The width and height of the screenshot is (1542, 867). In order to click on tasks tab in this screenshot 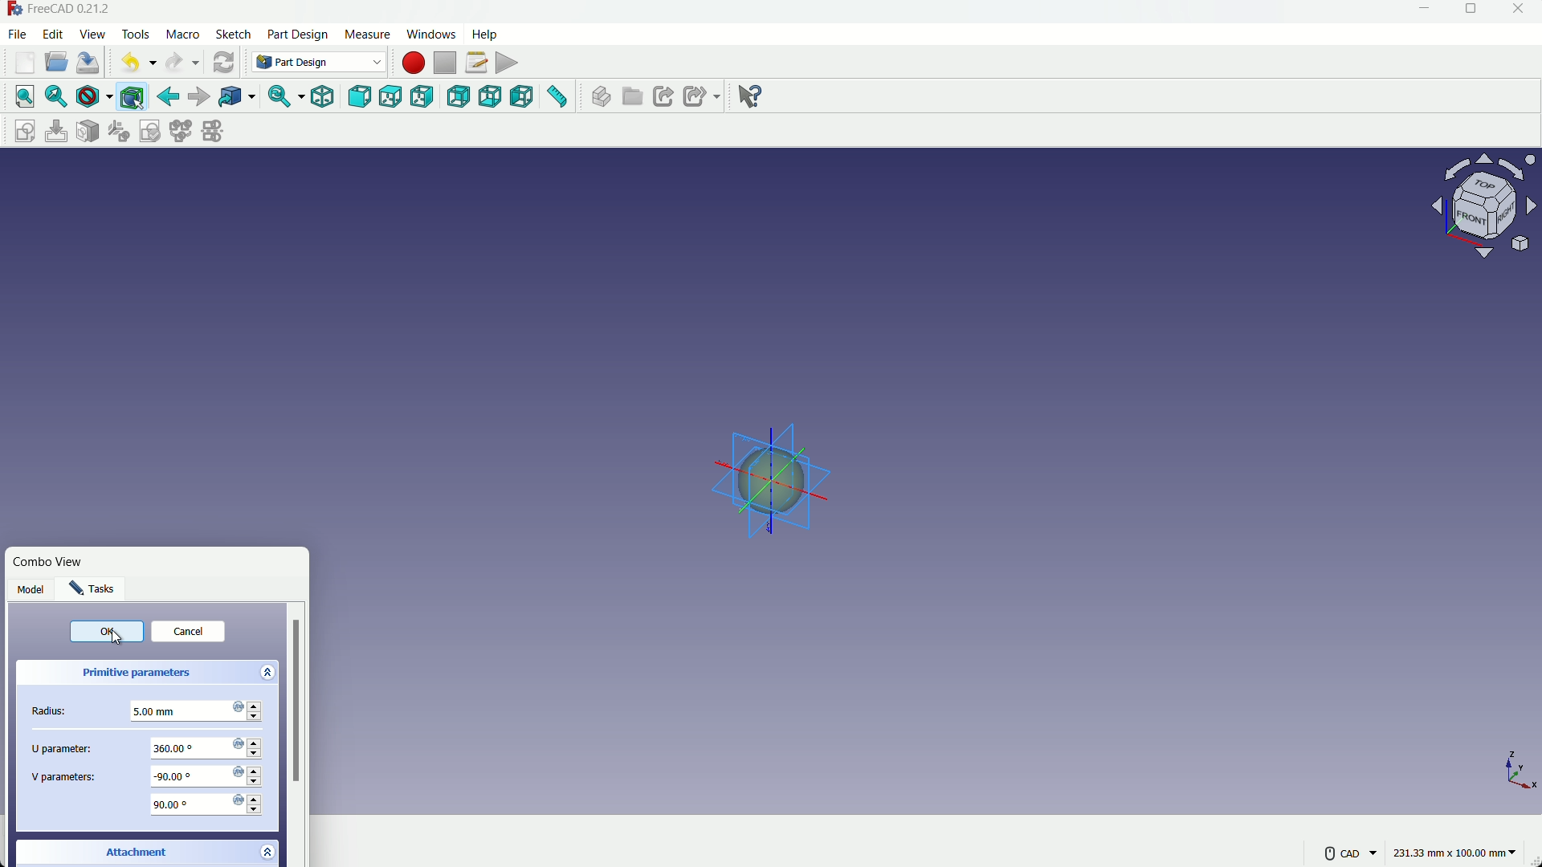, I will do `click(96, 588)`.